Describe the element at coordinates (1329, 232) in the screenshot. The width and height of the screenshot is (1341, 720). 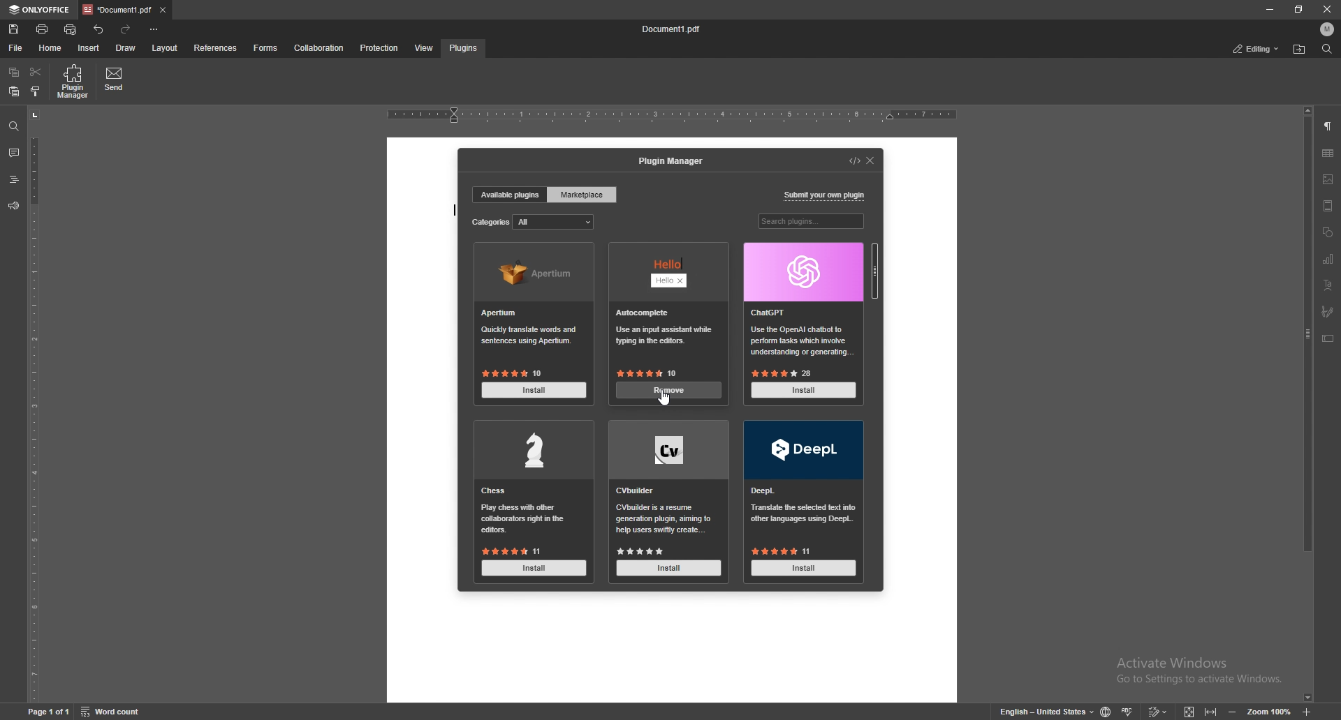
I see `shapes` at that location.